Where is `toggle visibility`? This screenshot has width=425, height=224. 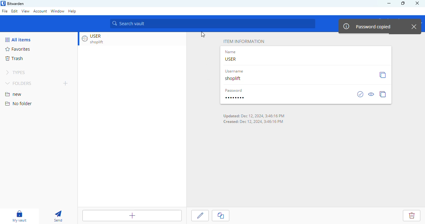 toggle visibility is located at coordinates (371, 94).